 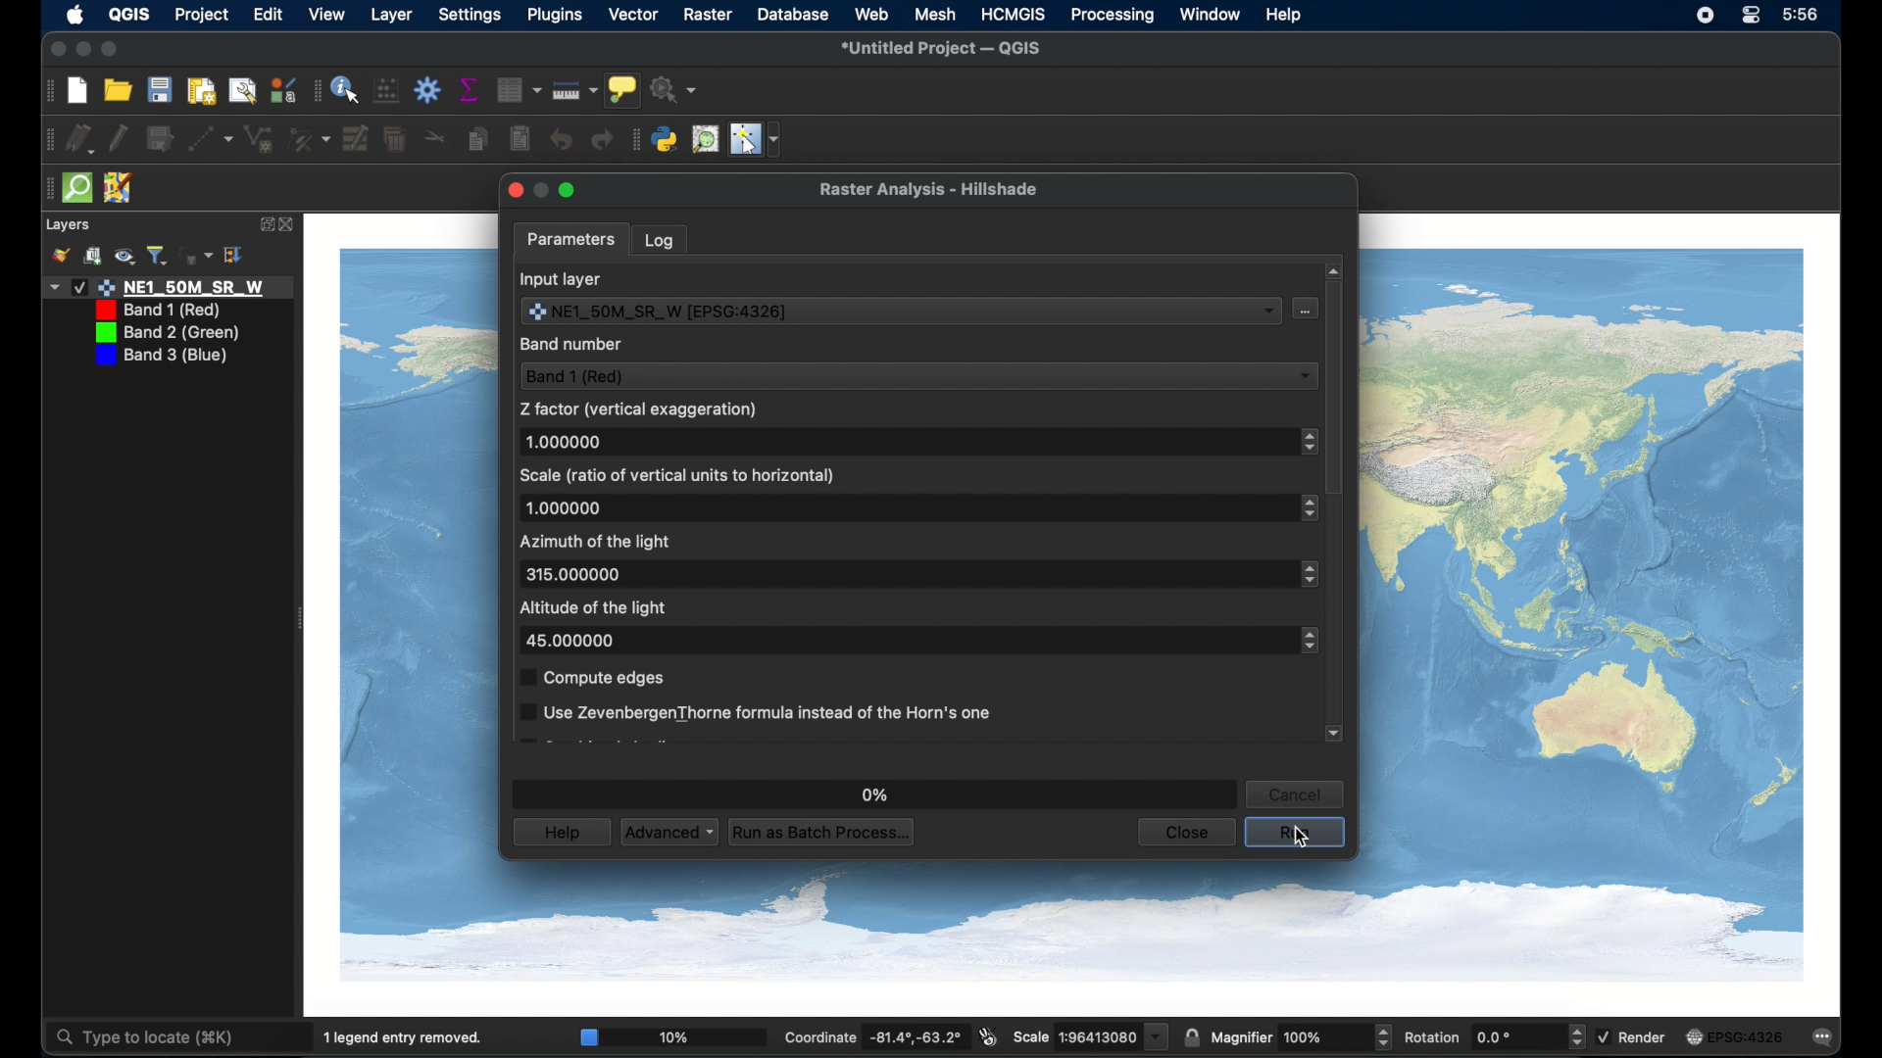 What do you see at coordinates (265, 224) in the screenshot?
I see `expand ` at bounding box center [265, 224].